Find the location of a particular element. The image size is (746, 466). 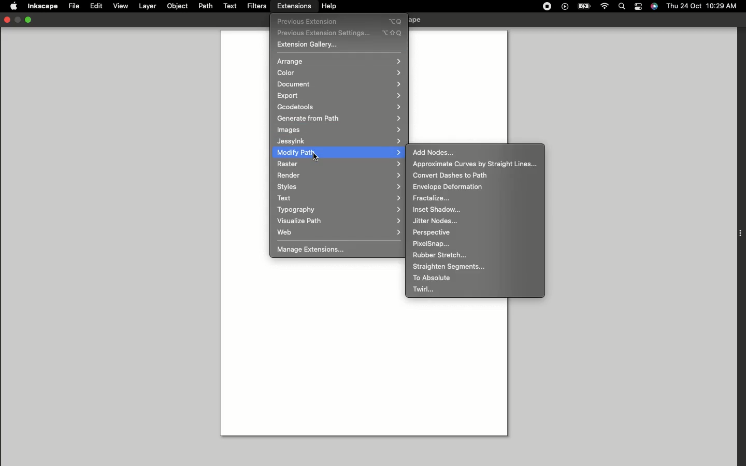

Convert dashes to path is located at coordinates (451, 175).